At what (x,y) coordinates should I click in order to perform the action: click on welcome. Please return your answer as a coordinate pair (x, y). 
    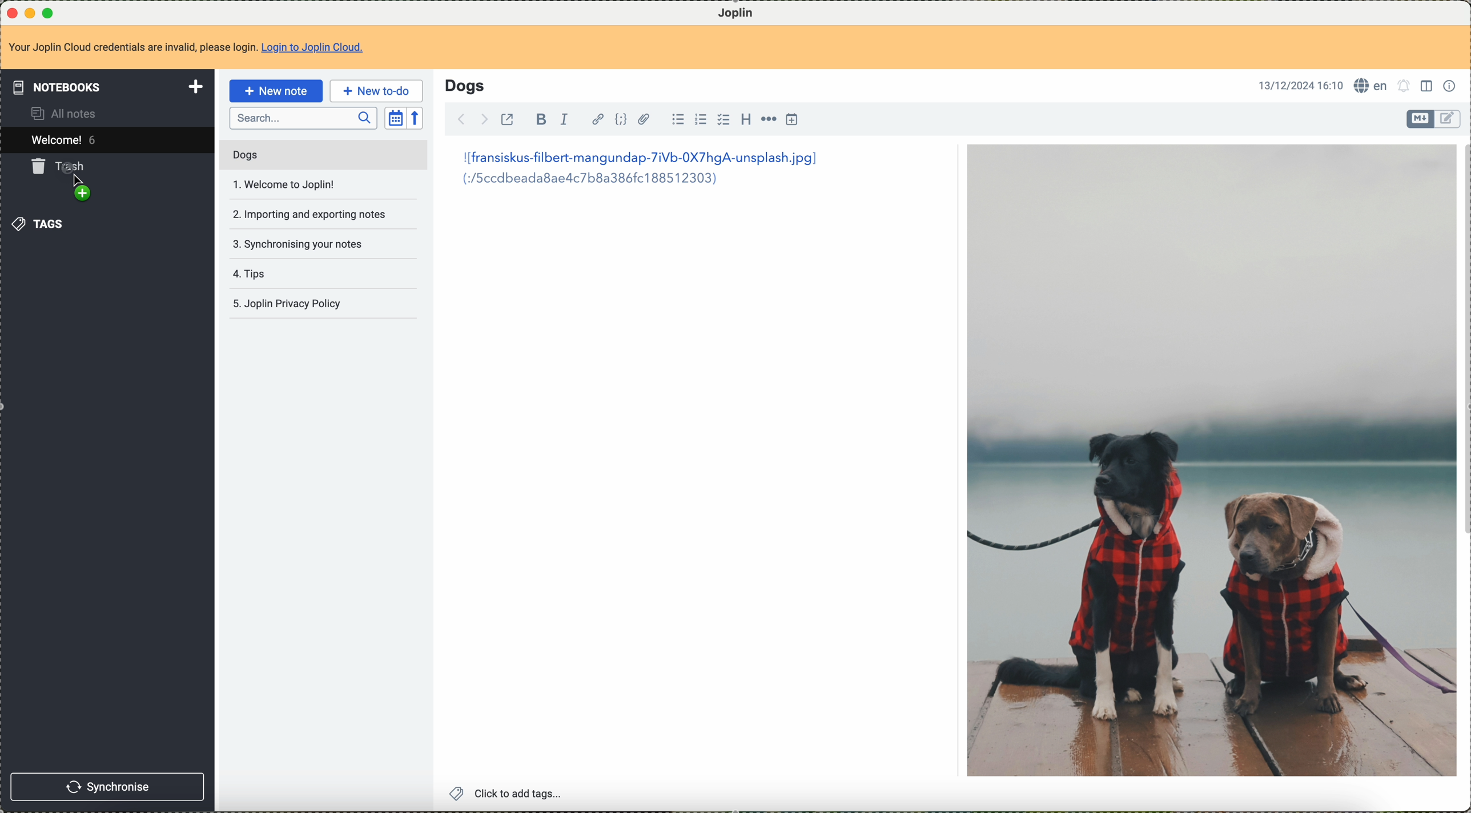
    Looking at the image, I should click on (105, 140).